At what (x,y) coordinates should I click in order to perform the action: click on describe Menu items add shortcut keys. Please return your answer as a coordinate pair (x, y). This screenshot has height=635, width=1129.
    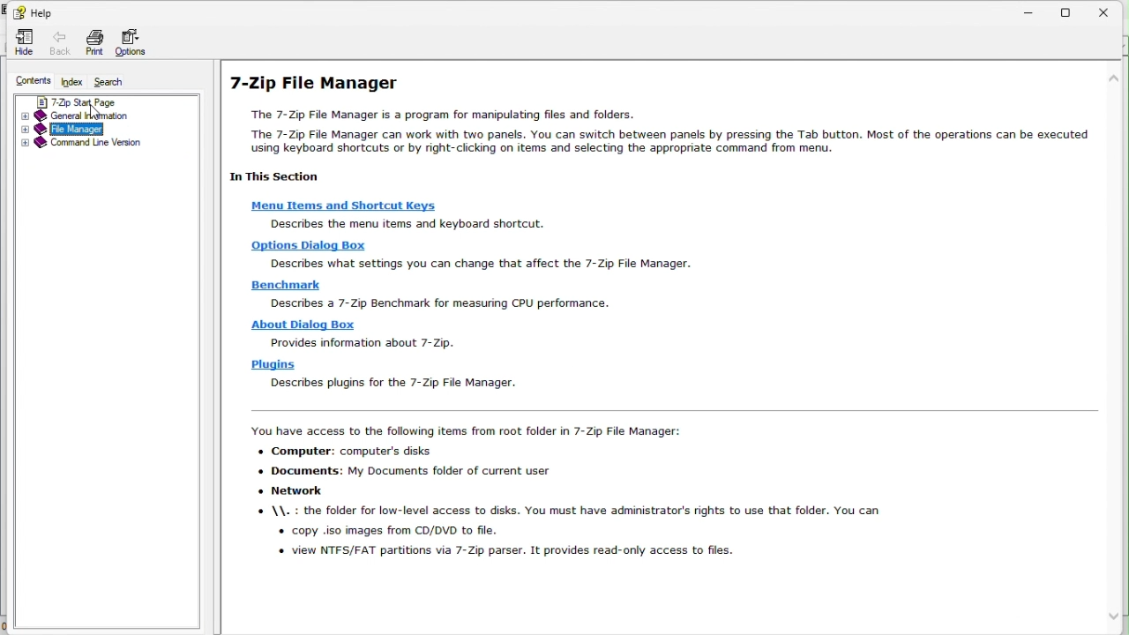
    Looking at the image, I should click on (406, 223).